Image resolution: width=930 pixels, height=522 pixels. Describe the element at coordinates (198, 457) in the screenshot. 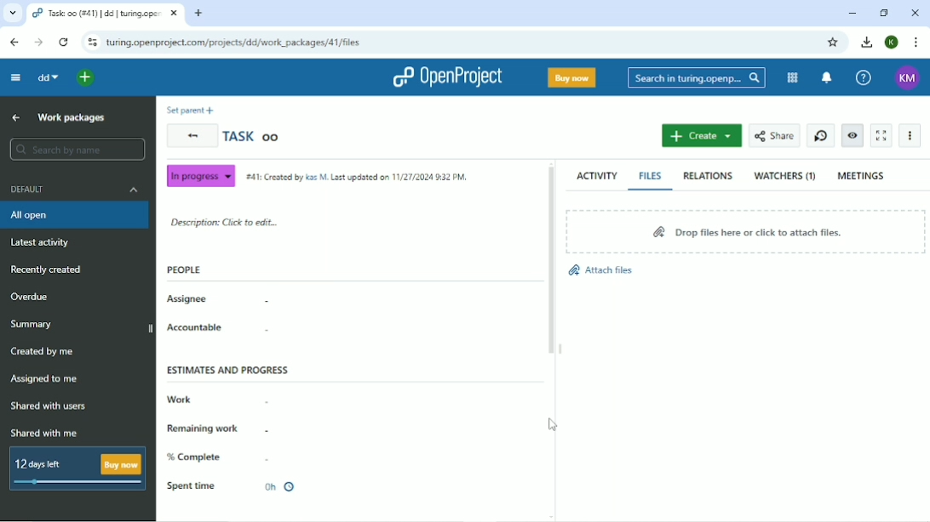

I see `% Complete` at that location.